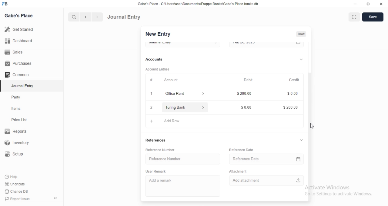  I want to click on Reference Date, so click(265, 159).